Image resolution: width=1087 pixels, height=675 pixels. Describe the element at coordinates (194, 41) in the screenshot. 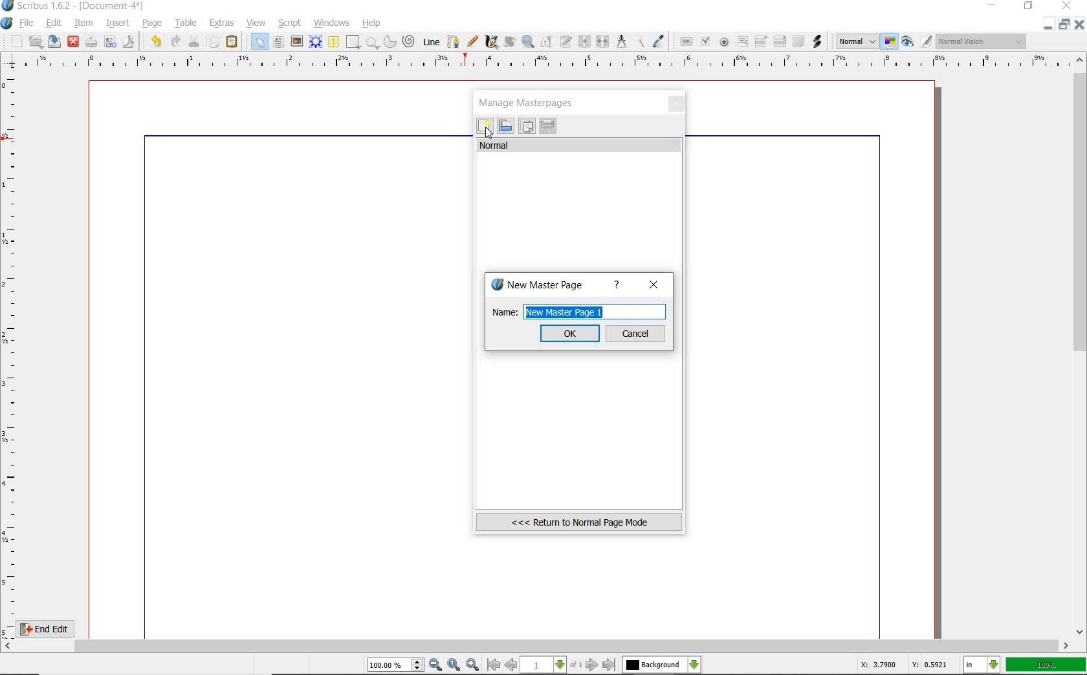

I see `cut` at that location.